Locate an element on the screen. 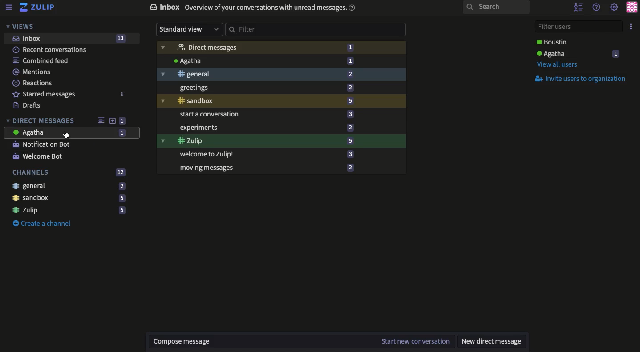 The width and height of the screenshot is (640, 352). Filter users is located at coordinates (578, 26).